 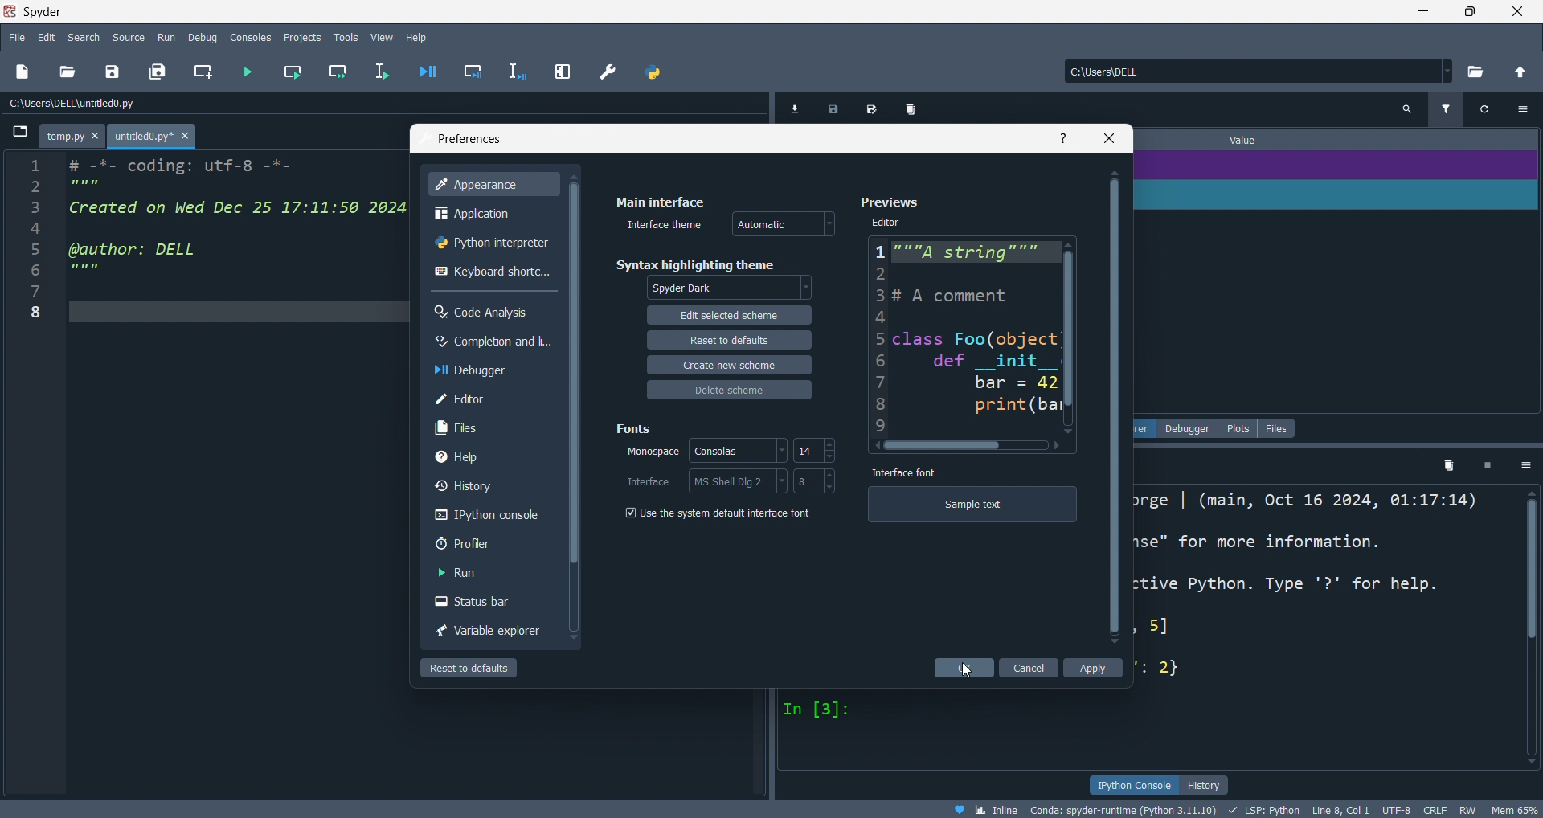 I want to click on files, so click(x=1278, y=427).